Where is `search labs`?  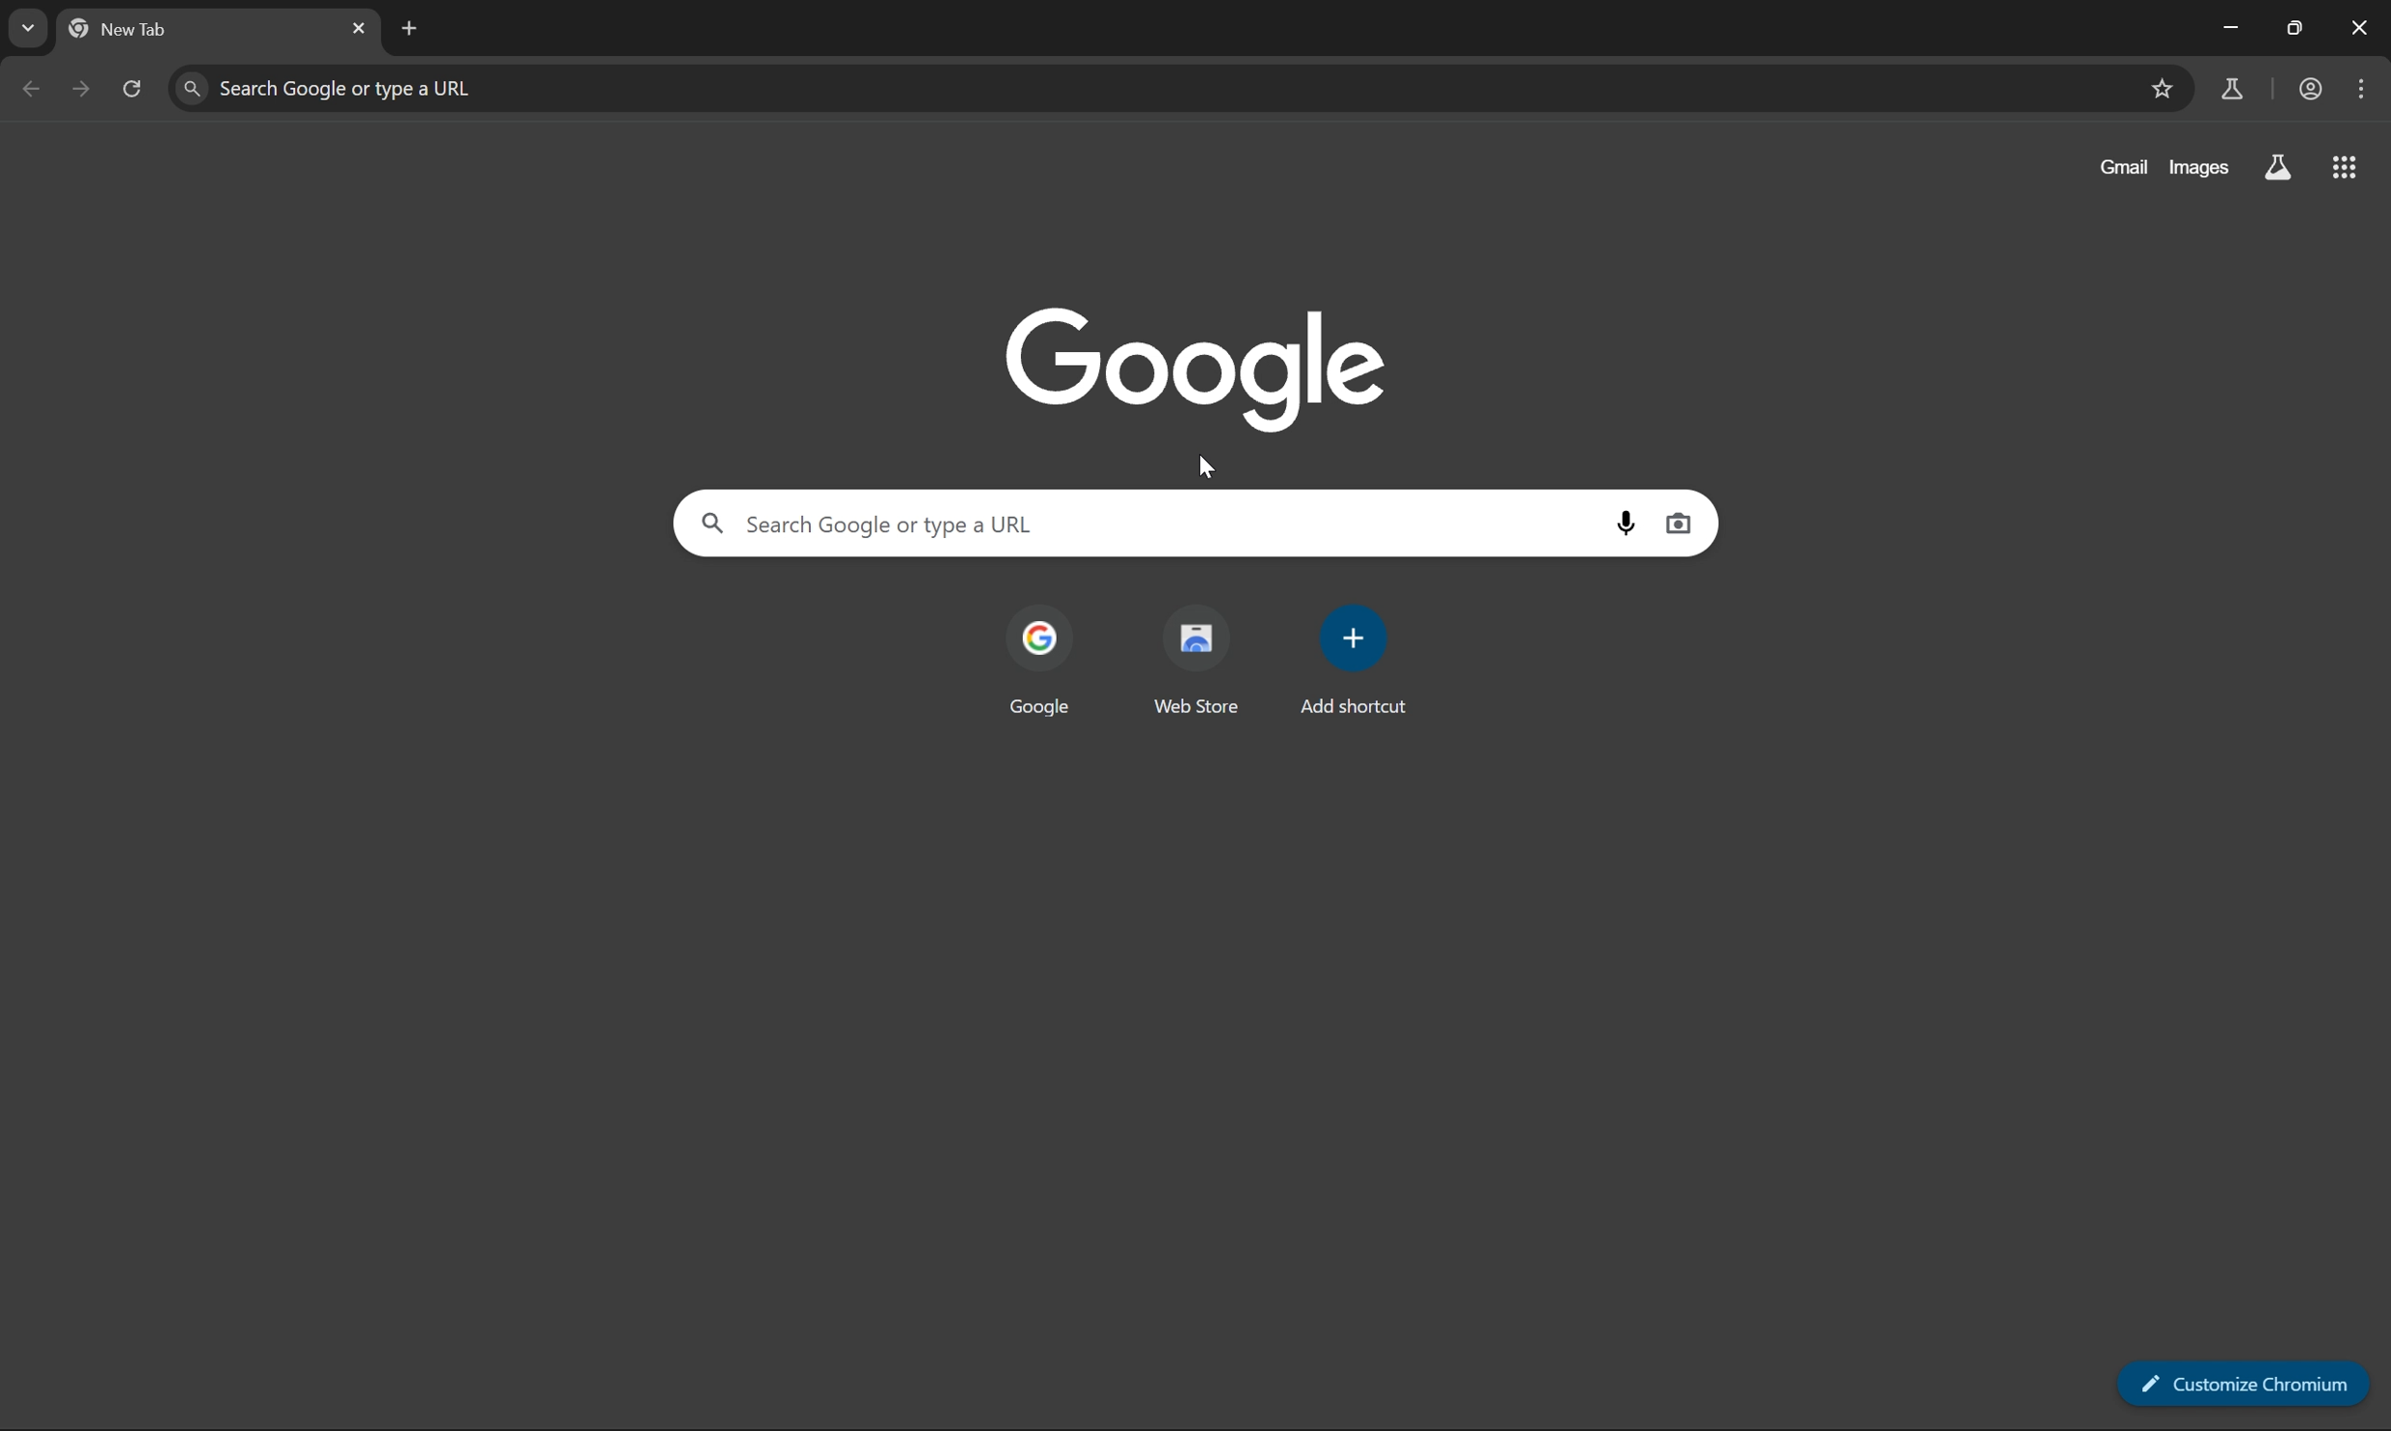 search labs is located at coordinates (2279, 168).